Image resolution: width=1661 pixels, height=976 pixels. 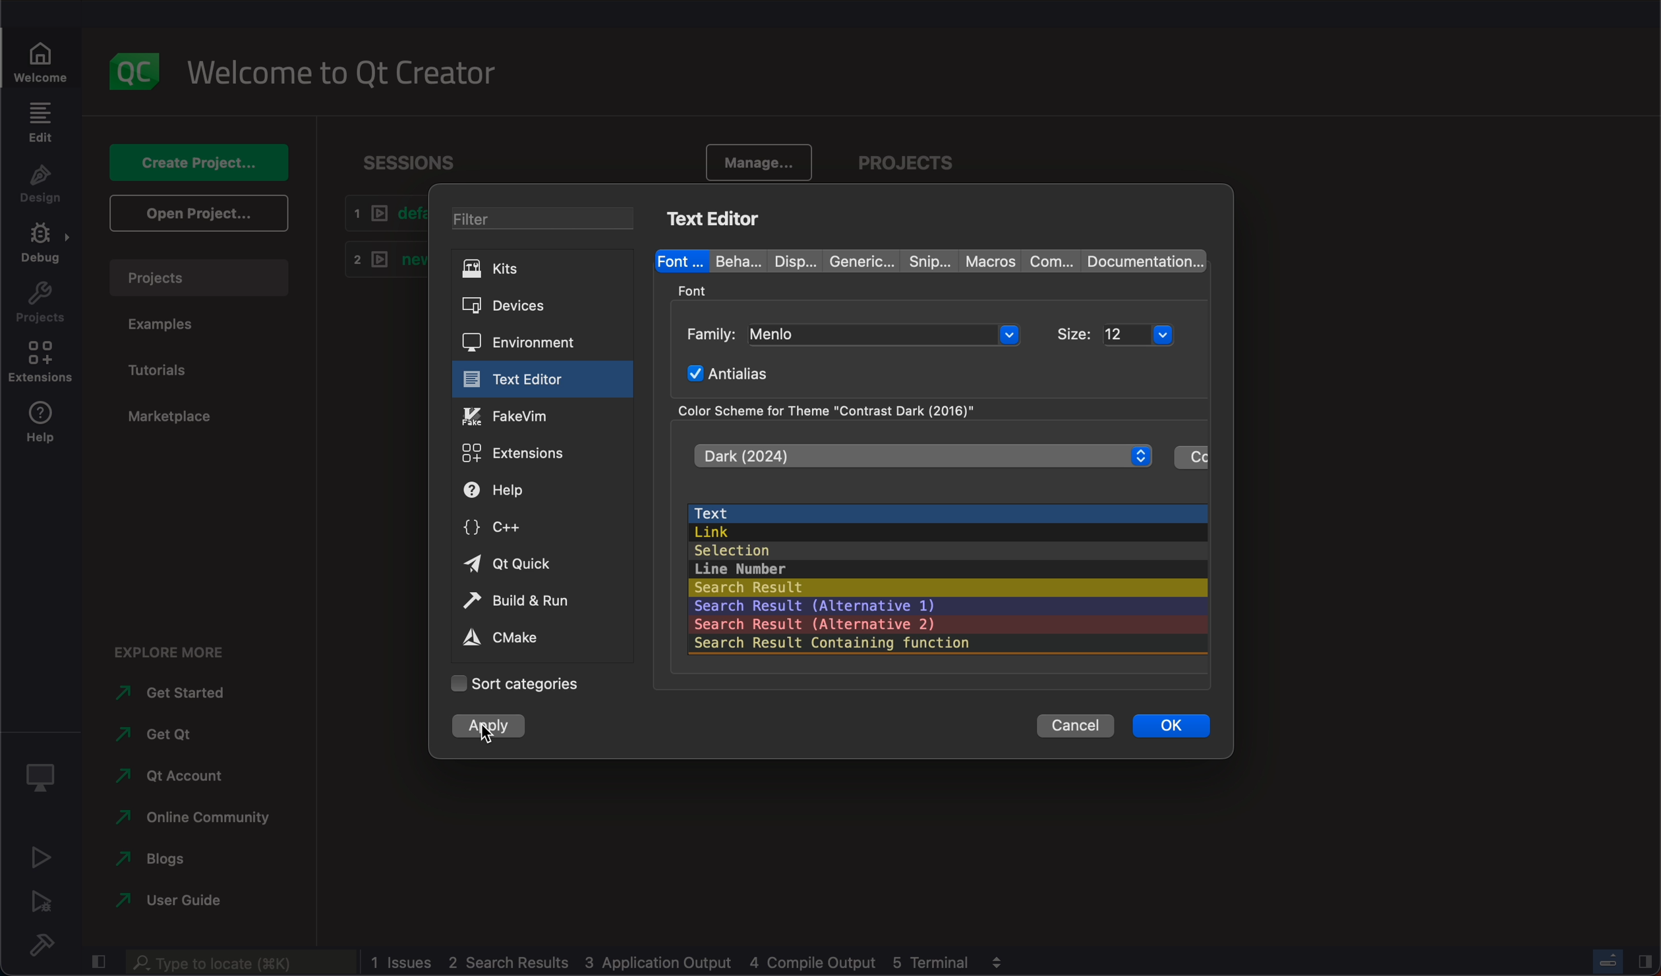 What do you see at coordinates (985, 259) in the screenshot?
I see `macros` at bounding box center [985, 259].